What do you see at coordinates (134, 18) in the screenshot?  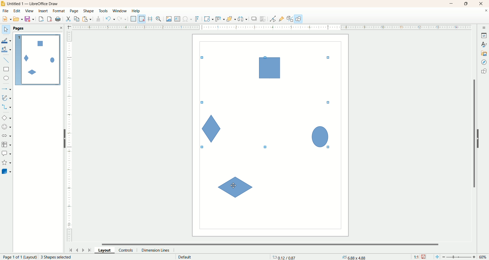 I see `display grid` at bounding box center [134, 18].